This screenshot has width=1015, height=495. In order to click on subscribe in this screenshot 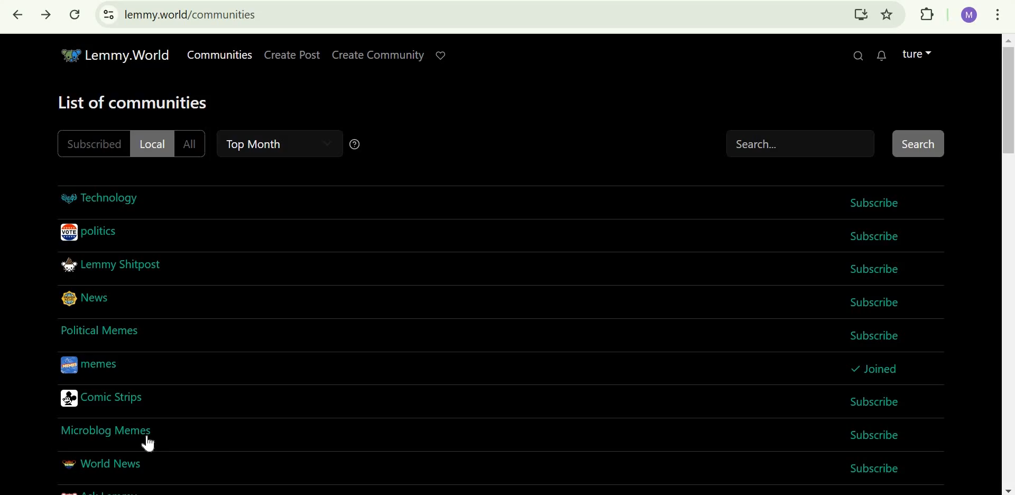, I will do `click(875, 301)`.